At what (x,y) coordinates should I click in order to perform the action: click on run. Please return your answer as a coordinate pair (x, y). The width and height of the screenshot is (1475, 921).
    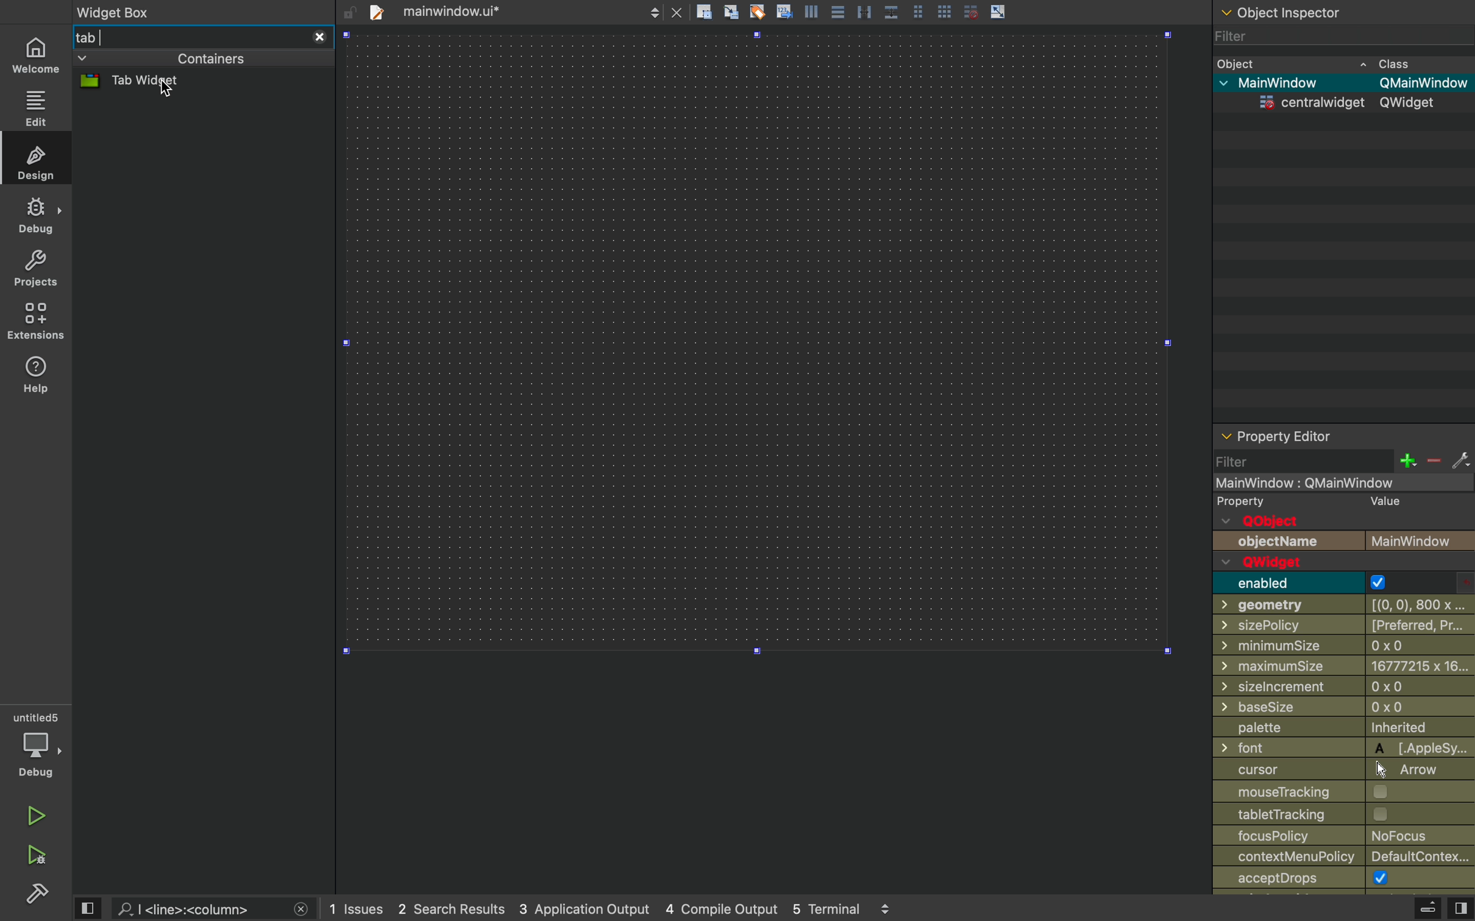
    Looking at the image, I should click on (38, 819).